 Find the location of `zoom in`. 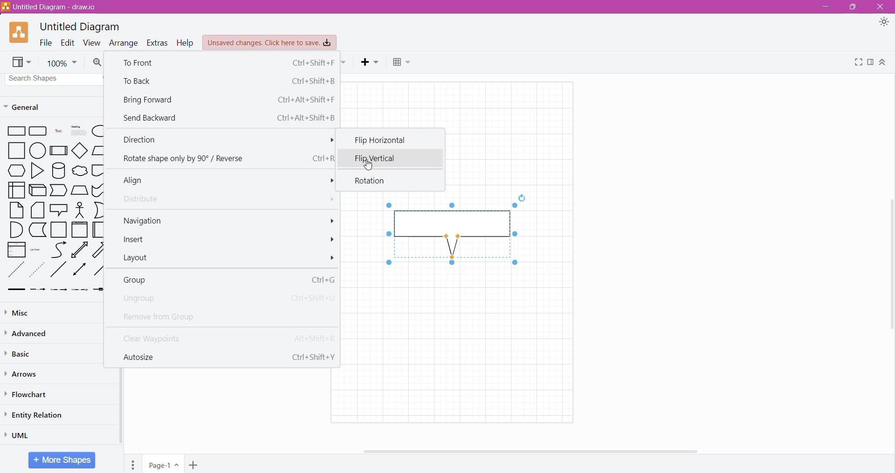

zoom in is located at coordinates (98, 62).